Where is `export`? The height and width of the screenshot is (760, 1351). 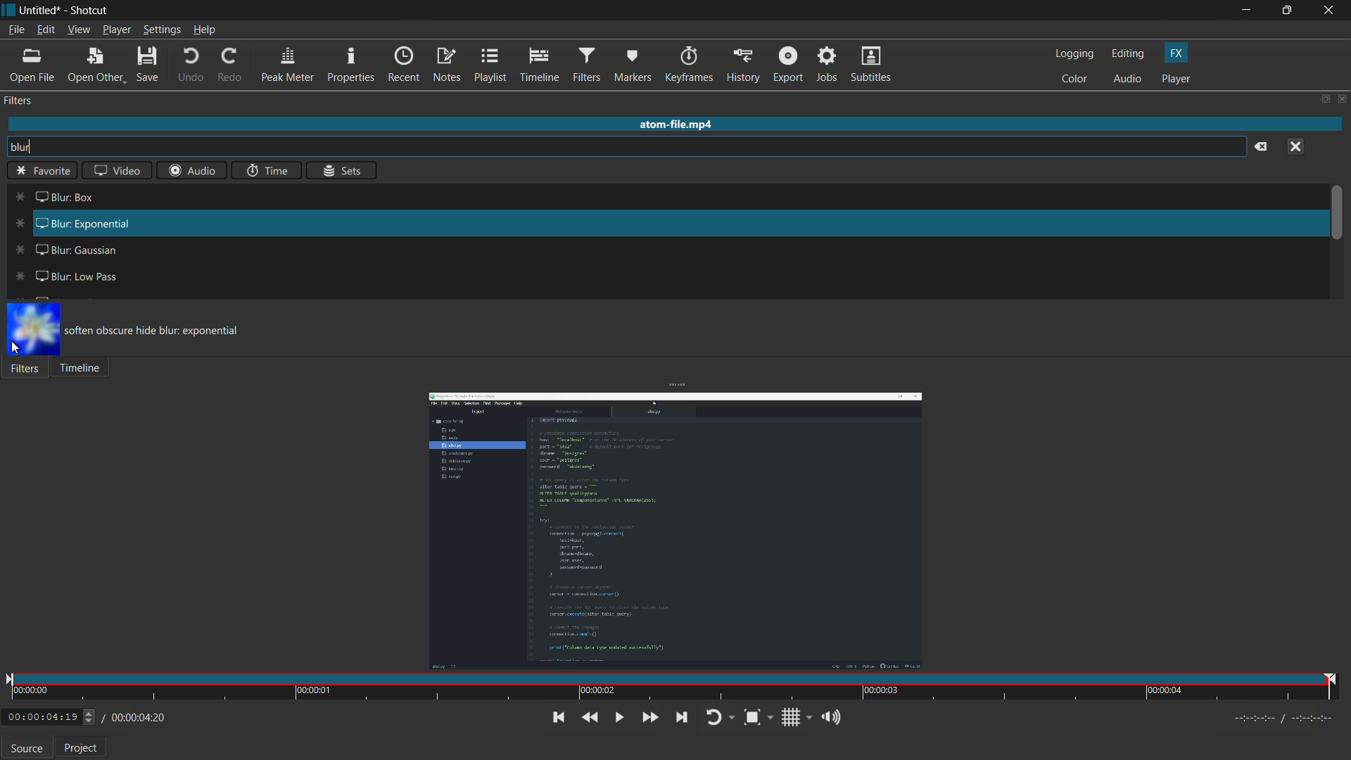 export is located at coordinates (786, 65).